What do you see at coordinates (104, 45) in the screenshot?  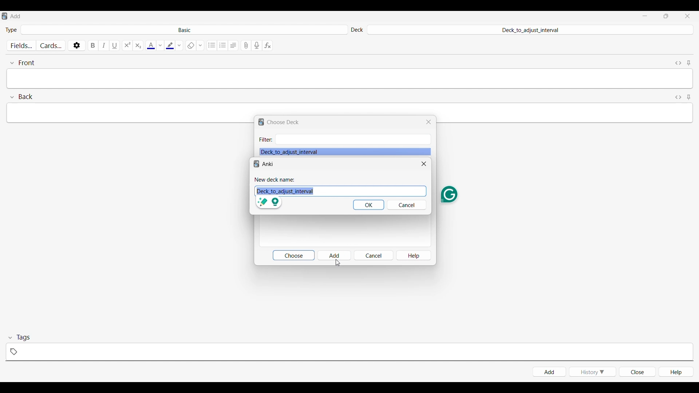 I see `Italics` at bounding box center [104, 45].